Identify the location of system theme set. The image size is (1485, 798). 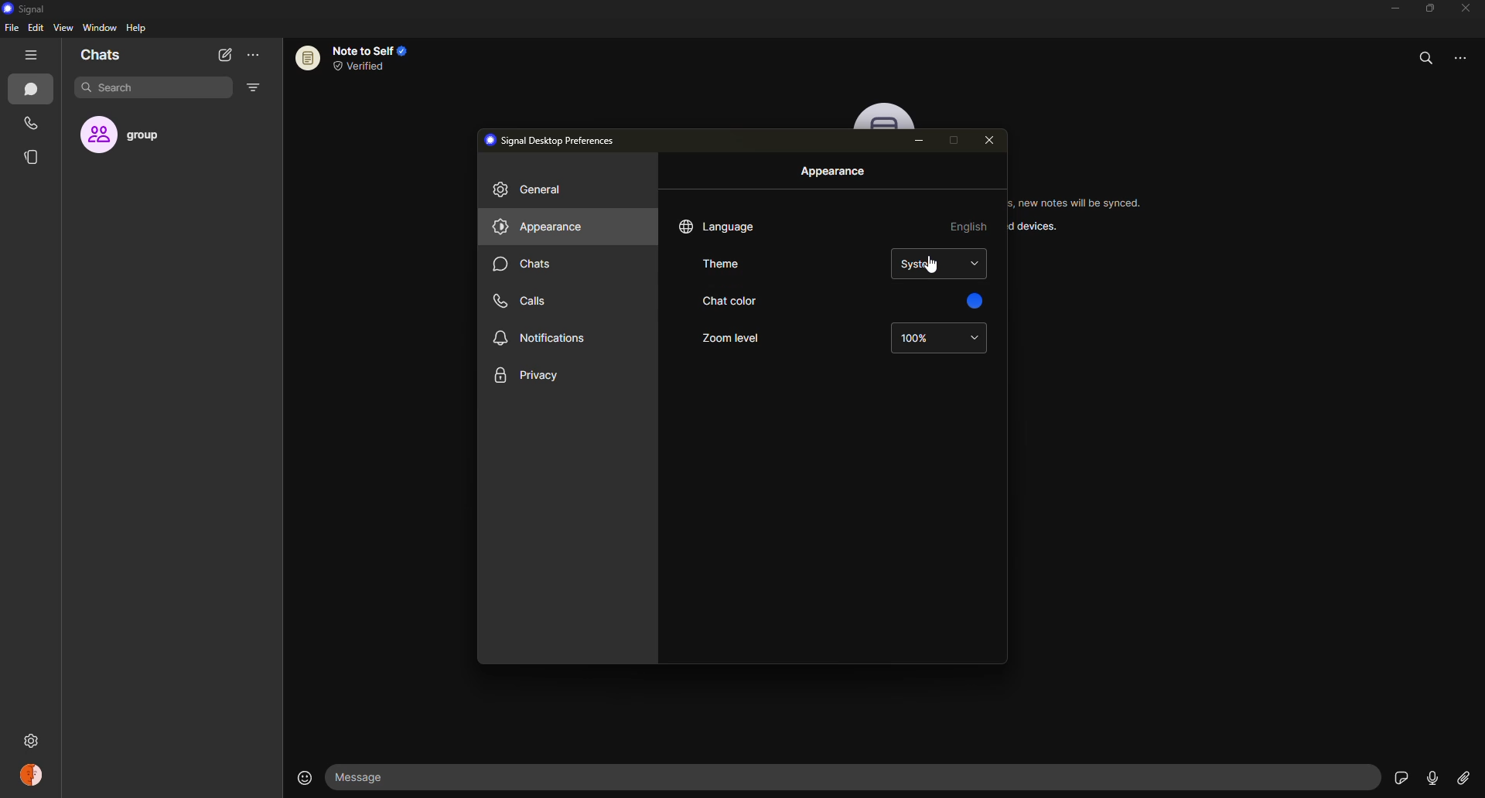
(921, 264).